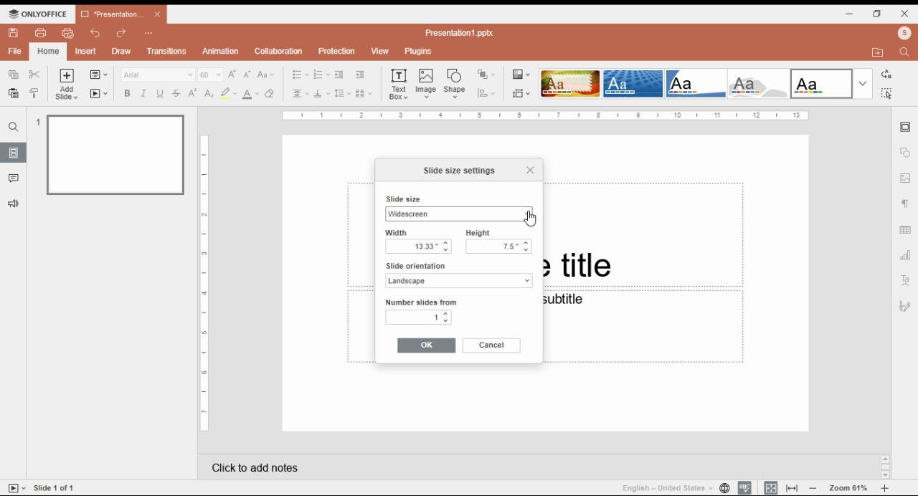 Image resolution: width=918 pixels, height=496 pixels. Describe the element at coordinates (222, 51) in the screenshot. I see `animation` at that location.